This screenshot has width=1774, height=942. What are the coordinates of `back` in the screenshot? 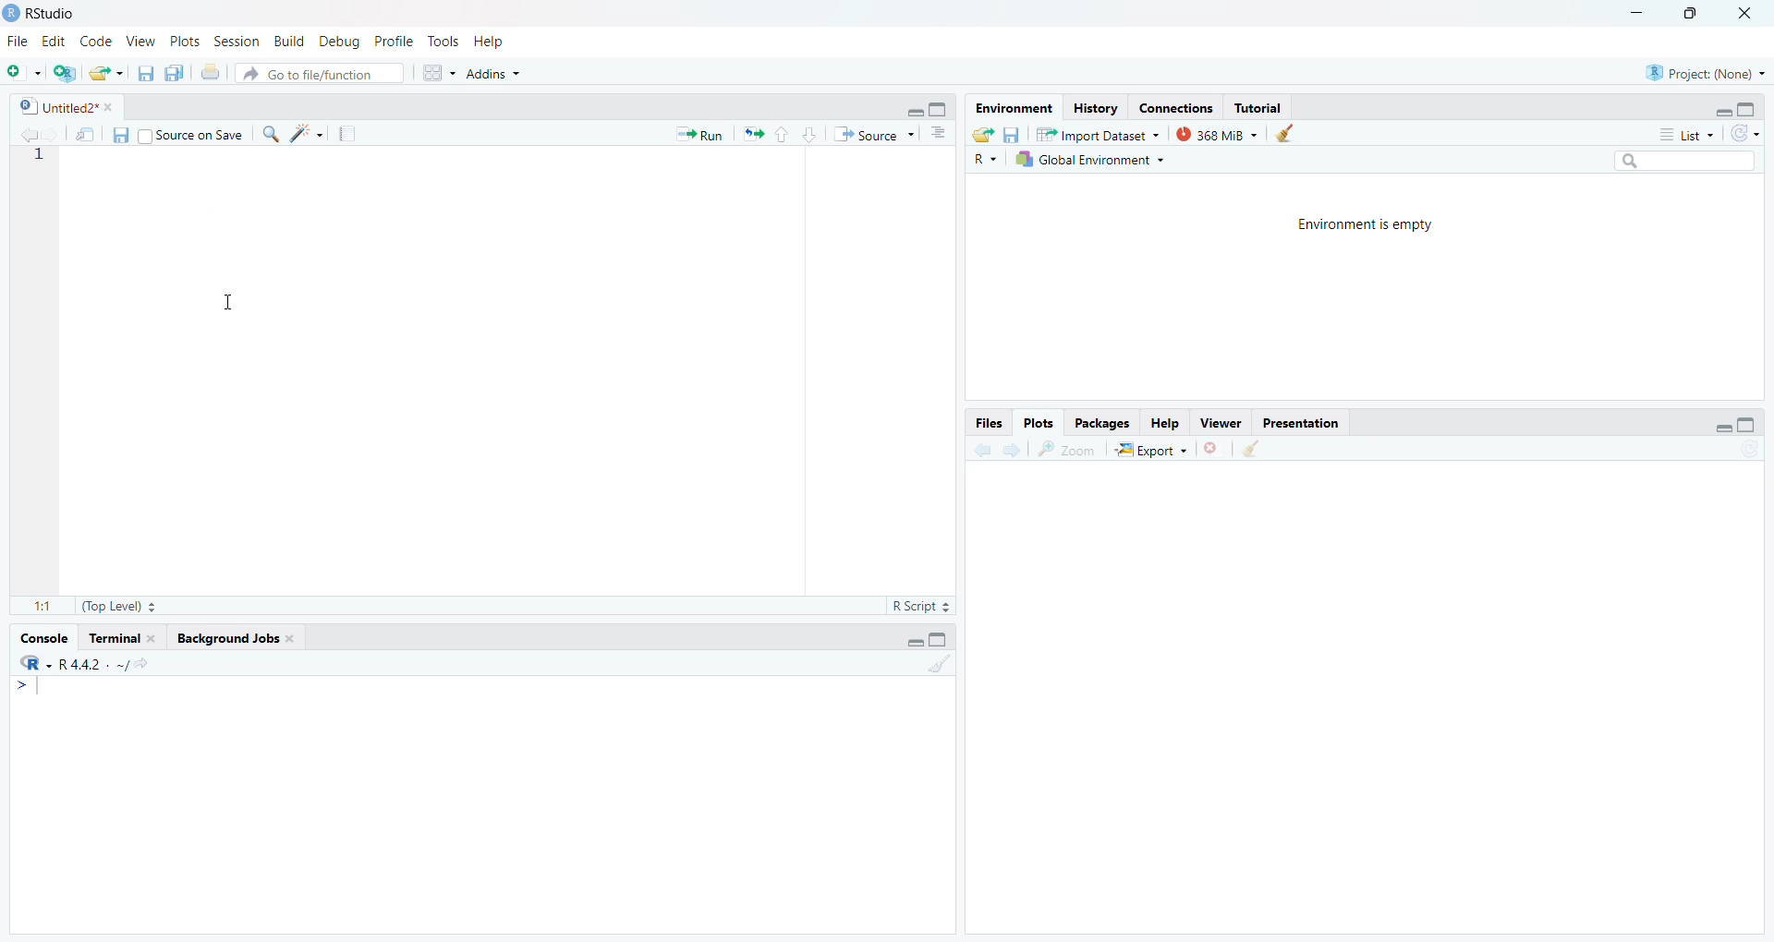 It's located at (30, 135).